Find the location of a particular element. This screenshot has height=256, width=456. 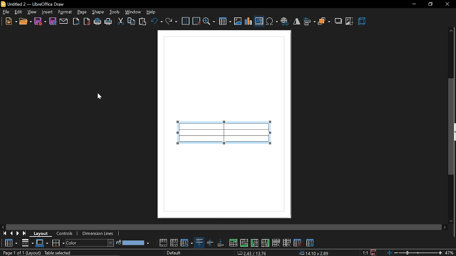

help is located at coordinates (150, 12).